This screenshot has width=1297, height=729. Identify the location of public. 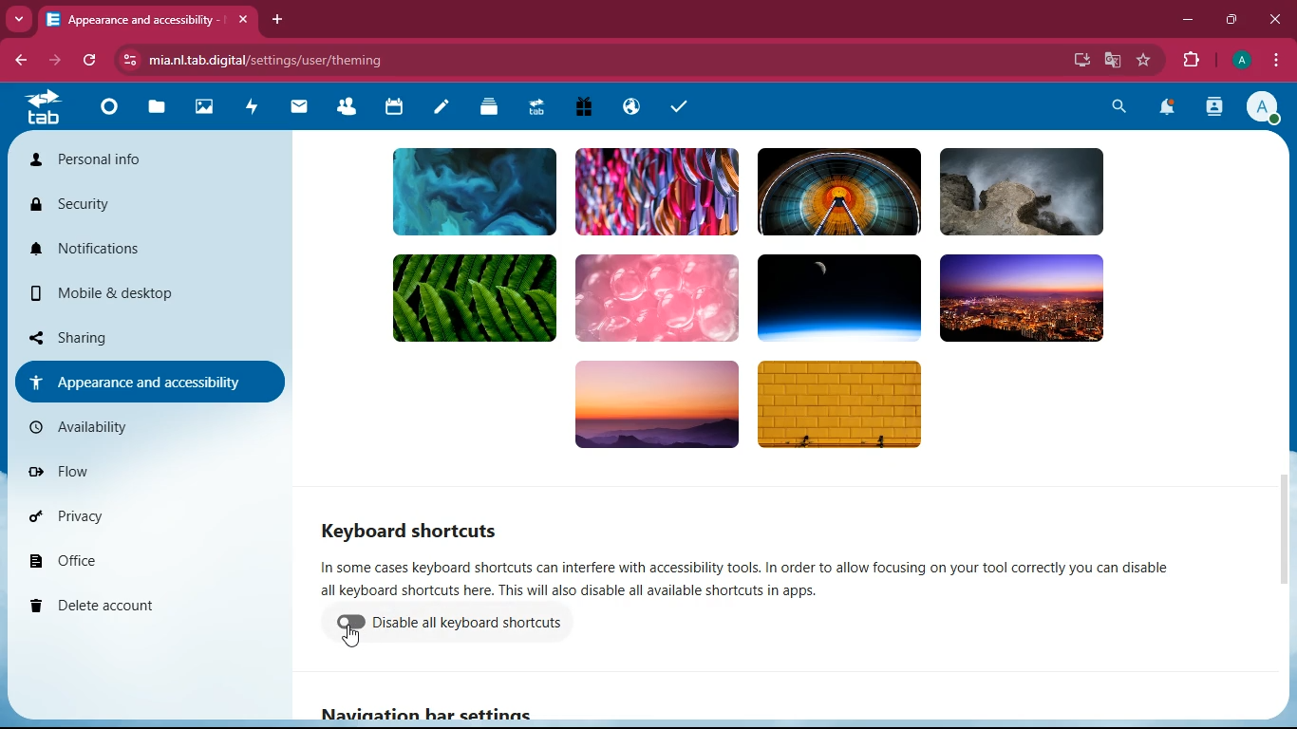
(634, 107).